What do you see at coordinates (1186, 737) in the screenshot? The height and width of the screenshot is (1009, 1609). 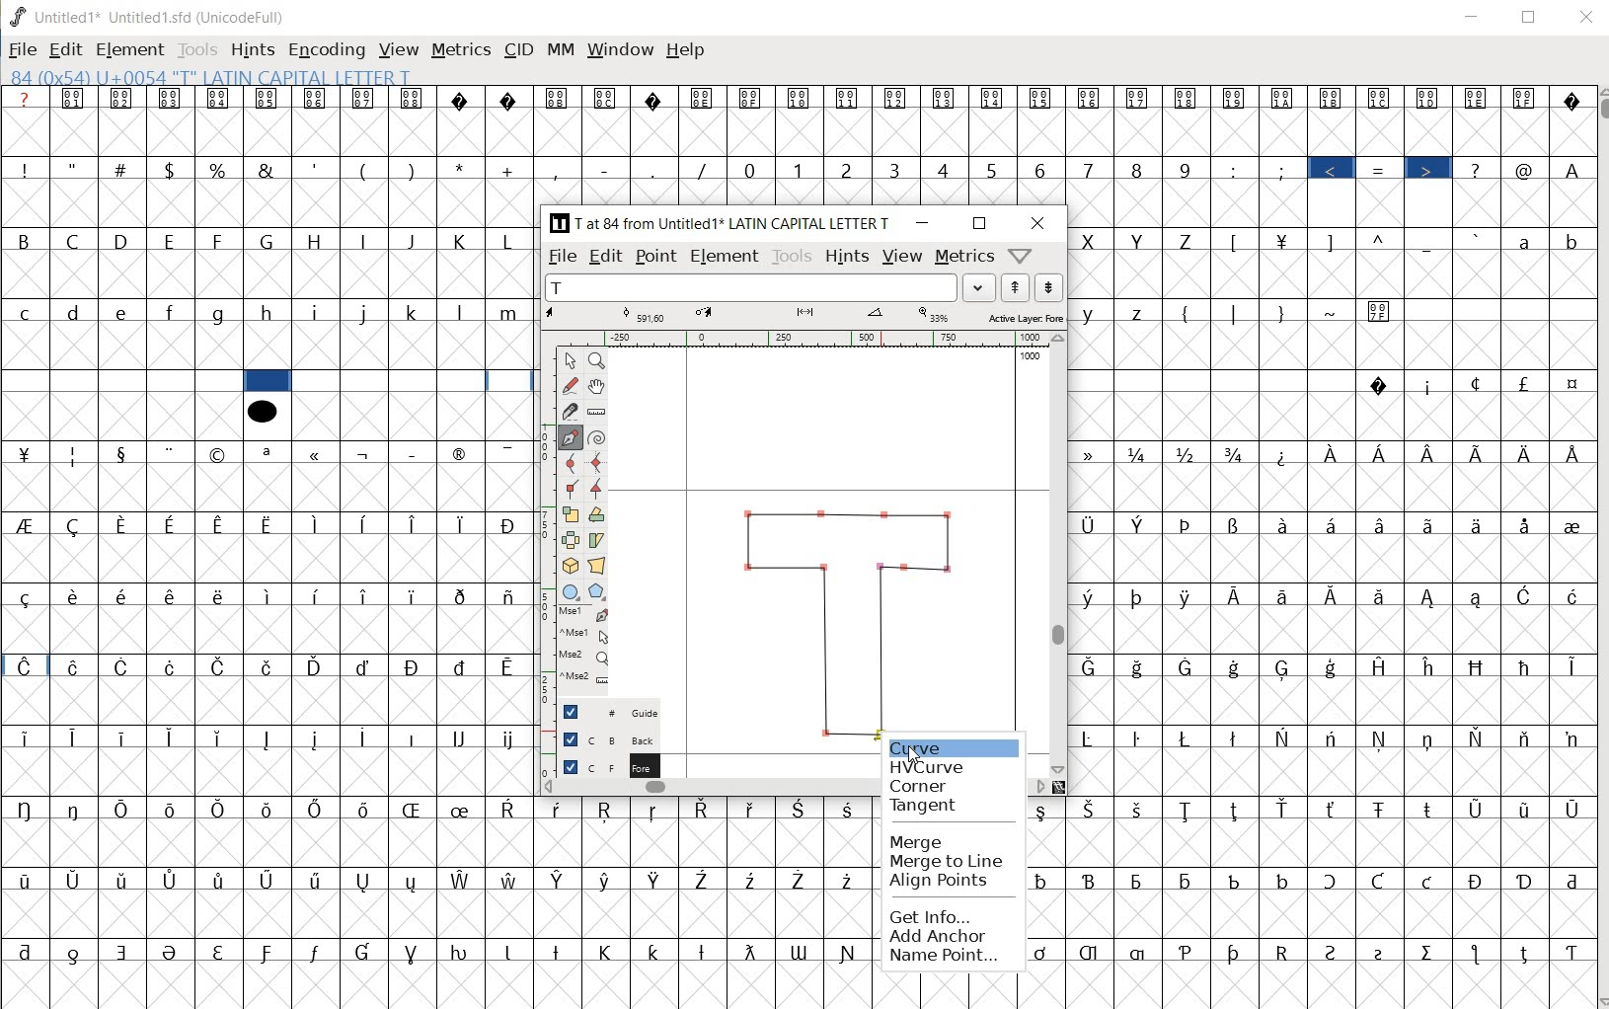 I see `Symbol` at bounding box center [1186, 737].